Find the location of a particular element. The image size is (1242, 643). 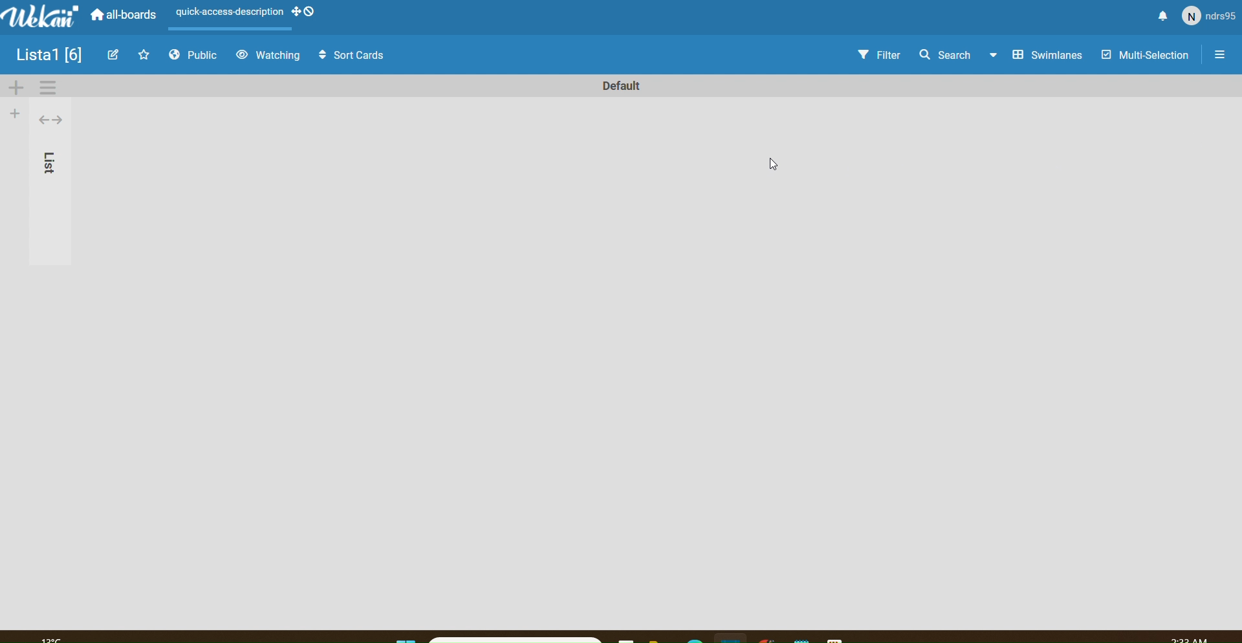

Search is located at coordinates (948, 58).